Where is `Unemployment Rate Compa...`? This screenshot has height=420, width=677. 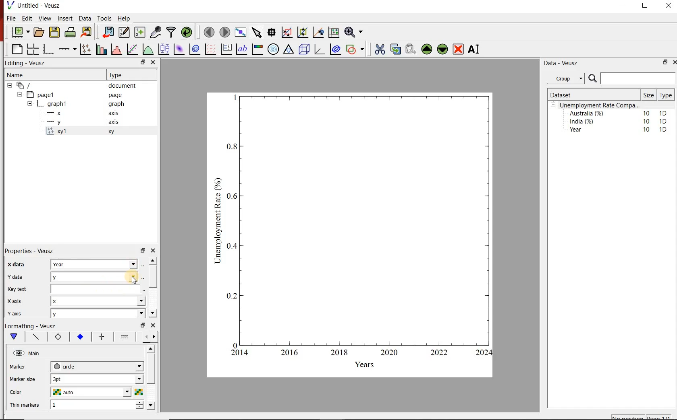
Unemployment Rate Compa... is located at coordinates (600, 105).